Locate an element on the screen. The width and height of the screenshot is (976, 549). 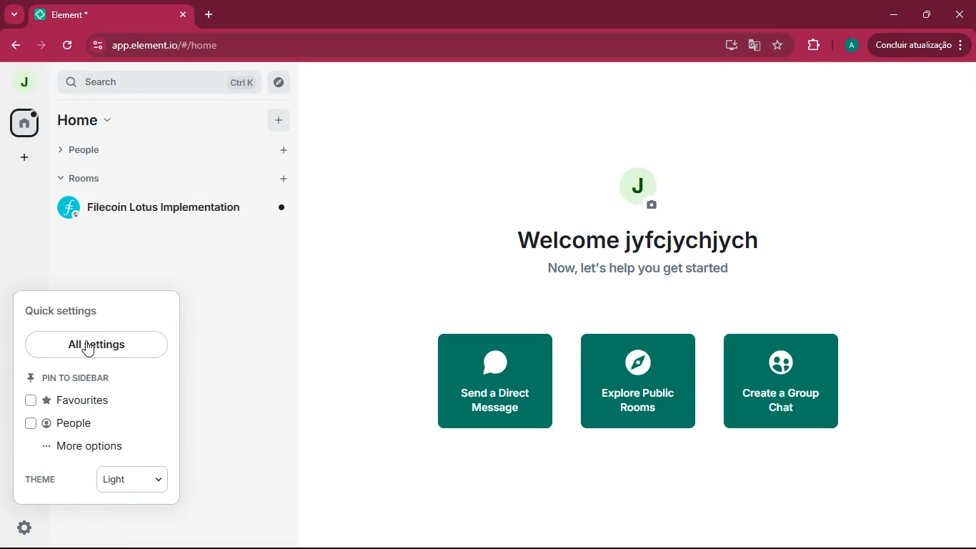
back is located at coordinates (16, 46).